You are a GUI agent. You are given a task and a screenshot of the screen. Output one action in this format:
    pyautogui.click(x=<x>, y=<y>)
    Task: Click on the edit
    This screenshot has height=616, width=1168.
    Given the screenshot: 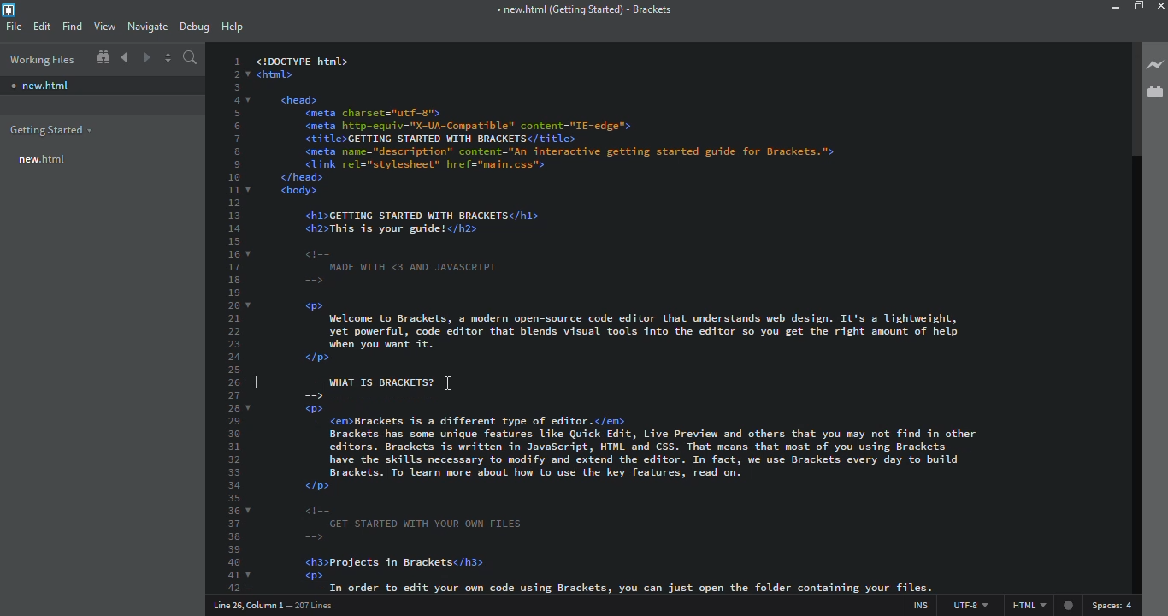 What is the action you would take?
    pyautogui.click(x=42, y=27)
    